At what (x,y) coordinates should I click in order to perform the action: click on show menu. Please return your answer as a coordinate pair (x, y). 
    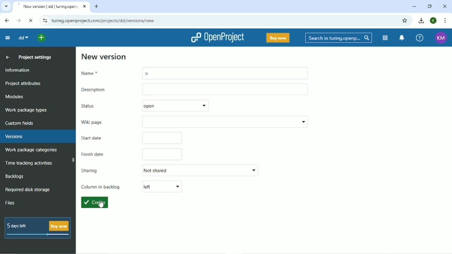
    Looking at the image, I should click on (208, 104).